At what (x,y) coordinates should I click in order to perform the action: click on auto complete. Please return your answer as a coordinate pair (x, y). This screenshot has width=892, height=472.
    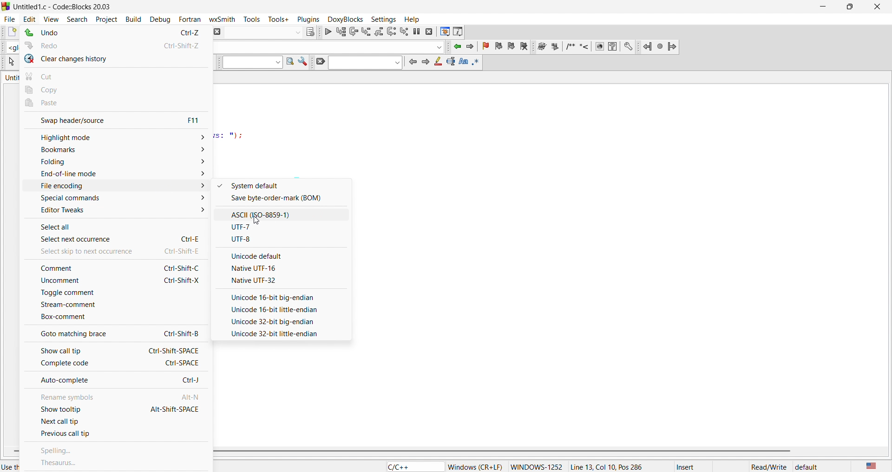
    Looking at the image, I should click on (117, 380).